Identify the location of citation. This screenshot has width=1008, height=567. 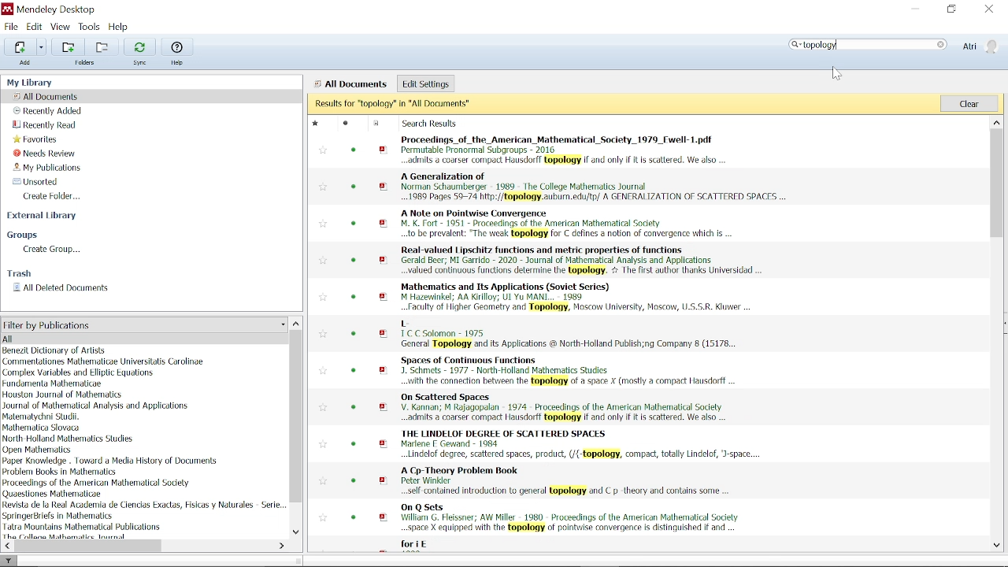
(581, 295).